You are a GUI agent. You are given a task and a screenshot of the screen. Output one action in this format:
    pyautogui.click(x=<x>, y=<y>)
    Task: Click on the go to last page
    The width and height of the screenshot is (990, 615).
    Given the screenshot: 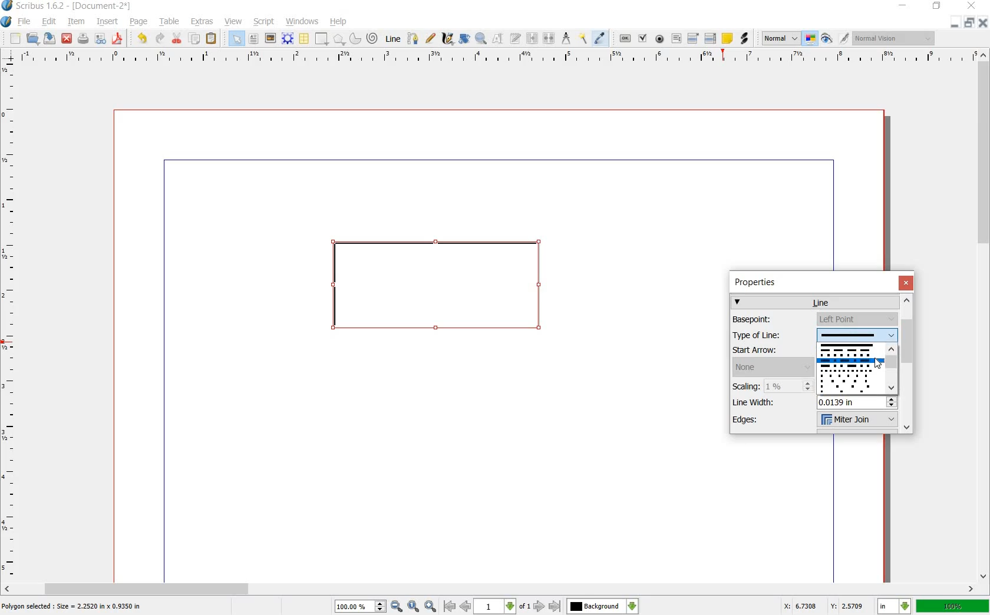 What is the action you would take?
    pyautogui.click(x=555, y=606)
    